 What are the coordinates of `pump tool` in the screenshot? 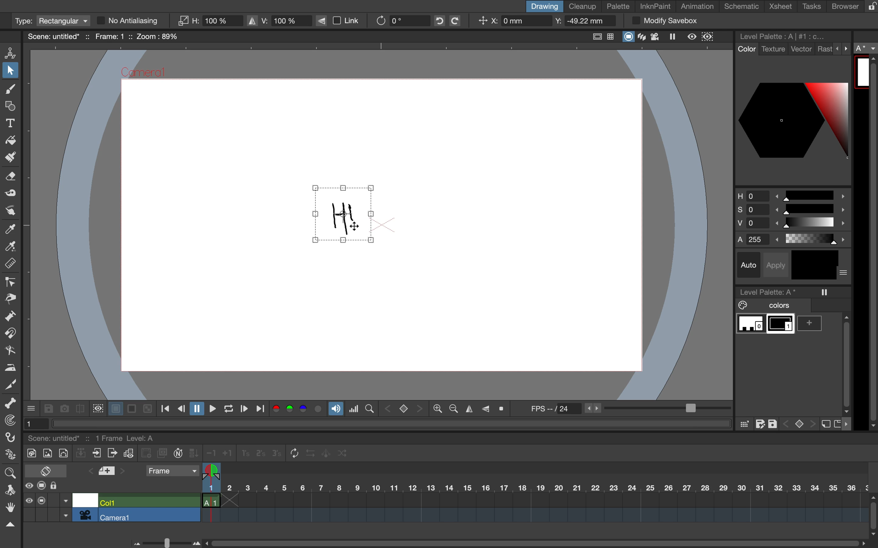 It's located at (12, 317).